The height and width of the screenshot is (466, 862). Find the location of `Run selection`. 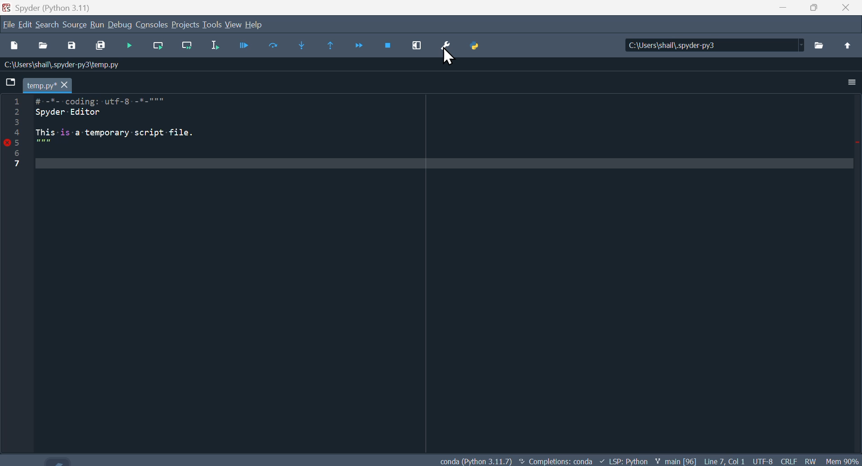

Run selection is located at coordinates (216, 47).